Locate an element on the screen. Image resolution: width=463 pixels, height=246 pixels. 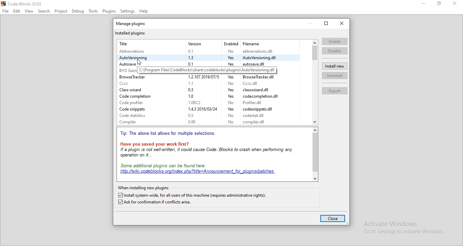
Profiler.dll is located at coordinates (257, 102).